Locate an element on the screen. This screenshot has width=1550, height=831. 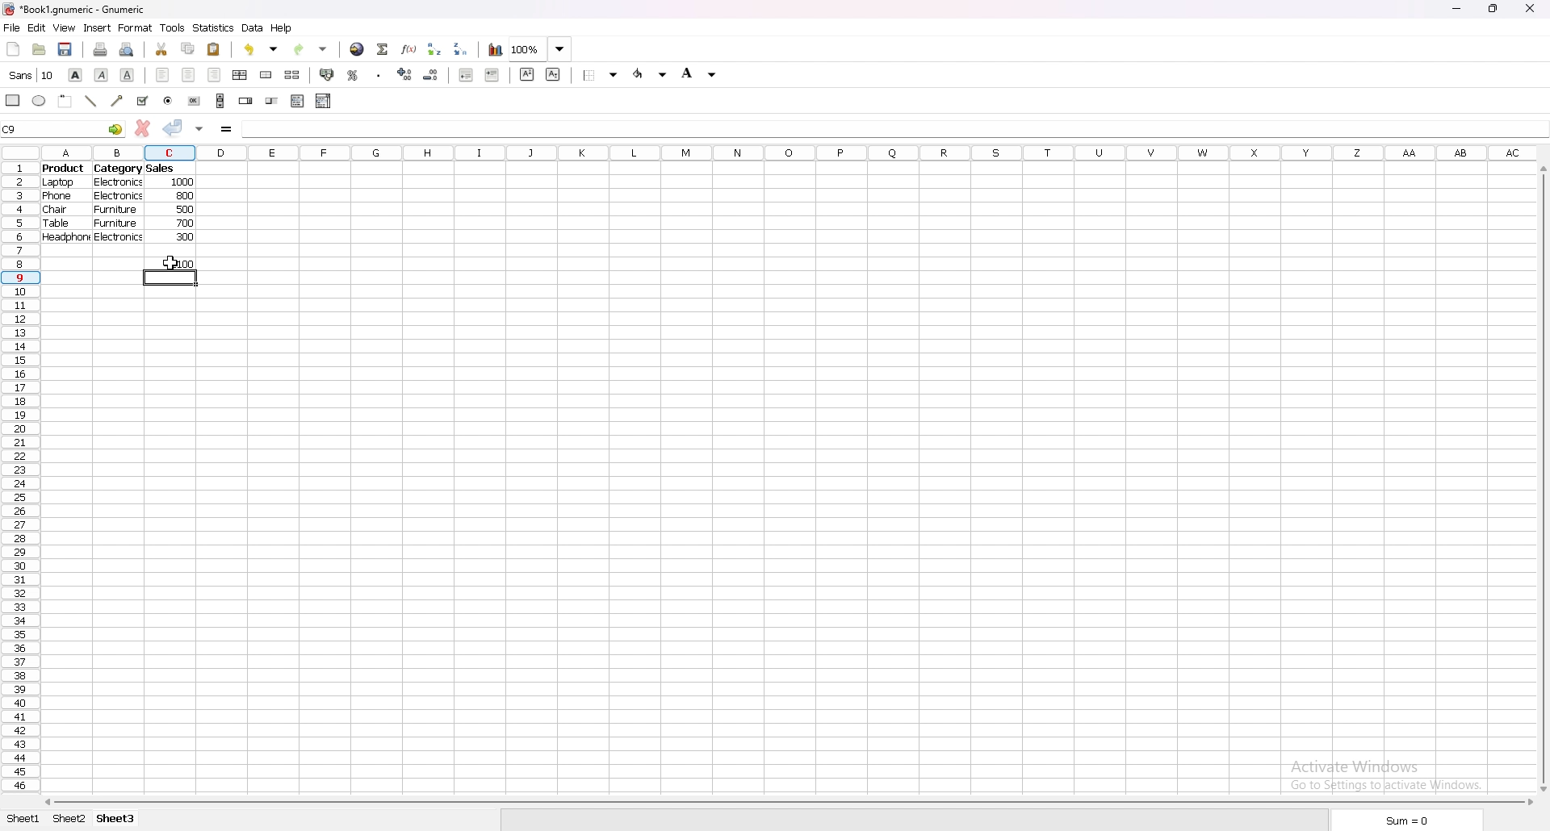
sheet 1 is located at coordinates (23, 820).